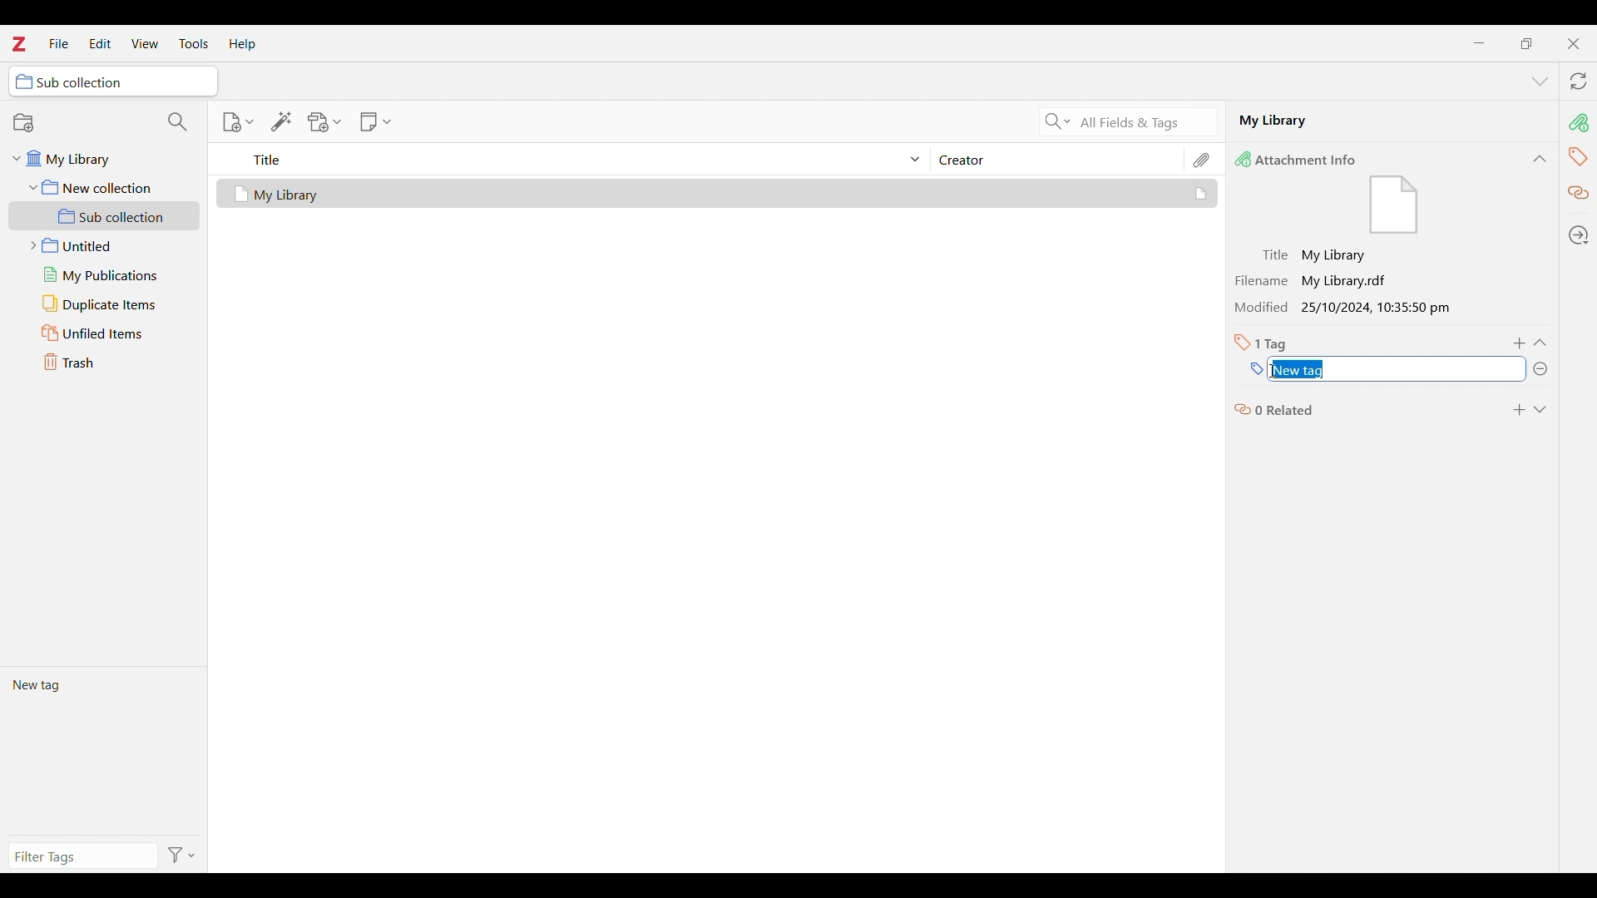 The image size is (1597, 898). What do you see at coordinates (58, 42) in the screenshot?
I see `File menu` at bounding box center [58, 42].